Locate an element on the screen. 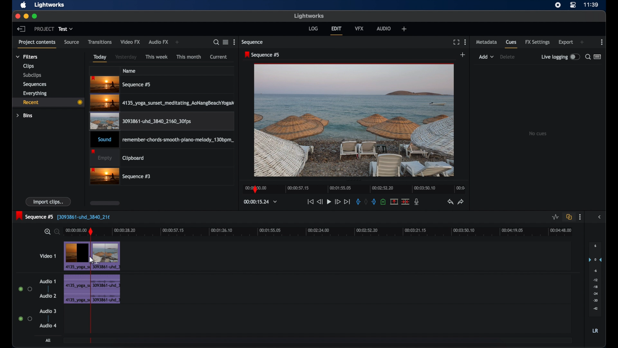 Image resolution: width=618 pixels, height=348 pixels. video clip is located at coordinates (162, 121).